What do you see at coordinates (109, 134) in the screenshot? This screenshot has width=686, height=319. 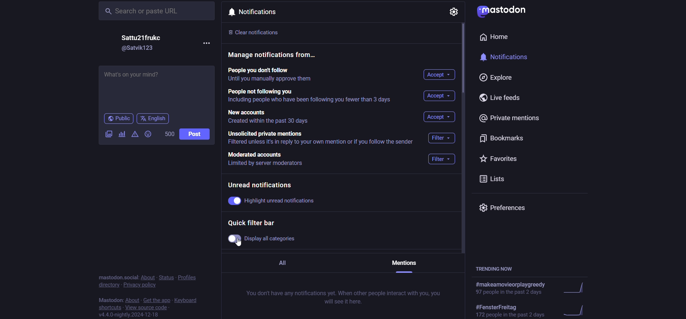 I see `Attach images` at bounding box center [109, 134].